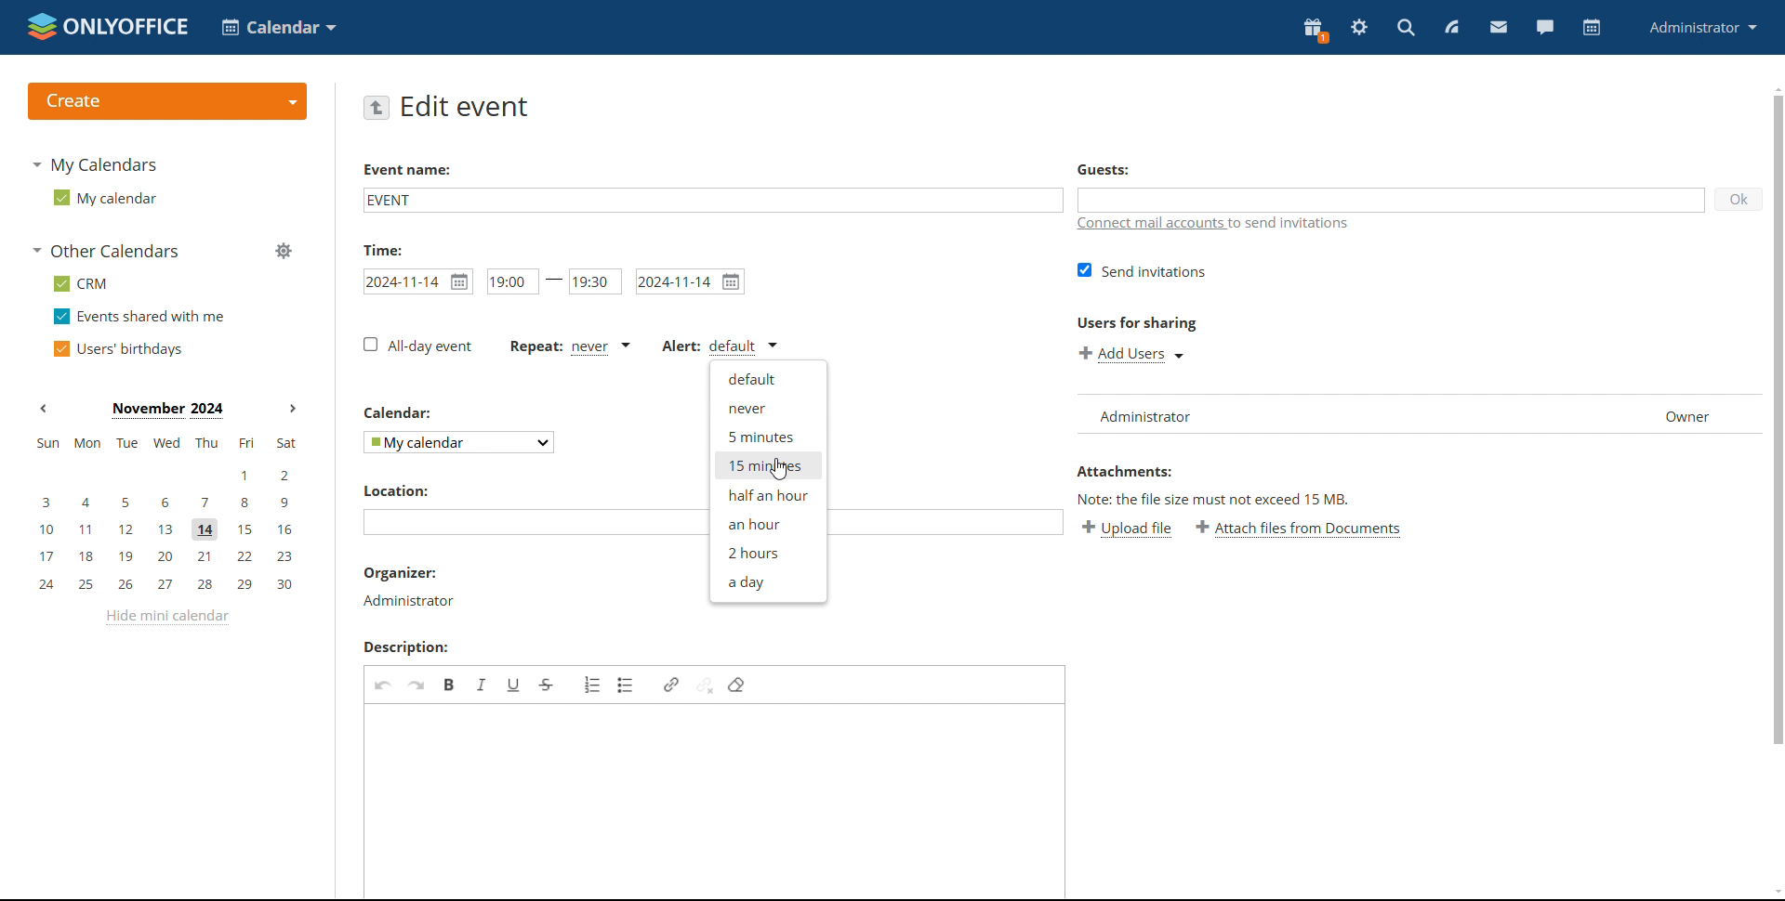 This screenshot has height=901, width=1785. Describe the element at coordinates (467, 106) in the screenshot. I see `edit event` at that location.